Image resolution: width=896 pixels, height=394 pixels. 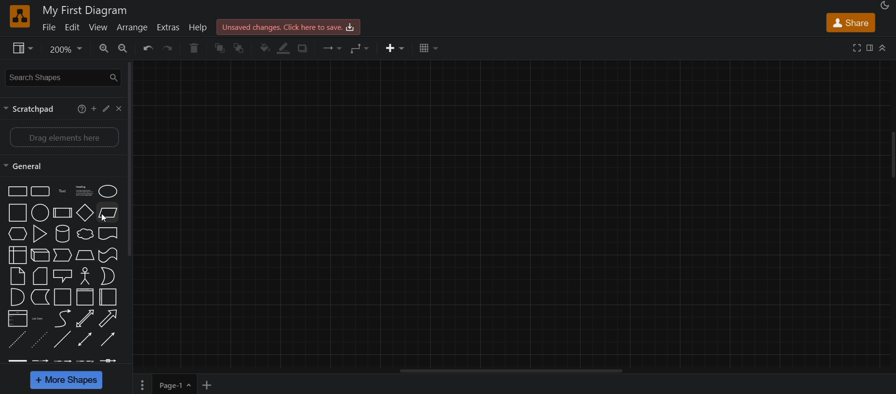 I want to click on line color, so click(x=286, y=48).